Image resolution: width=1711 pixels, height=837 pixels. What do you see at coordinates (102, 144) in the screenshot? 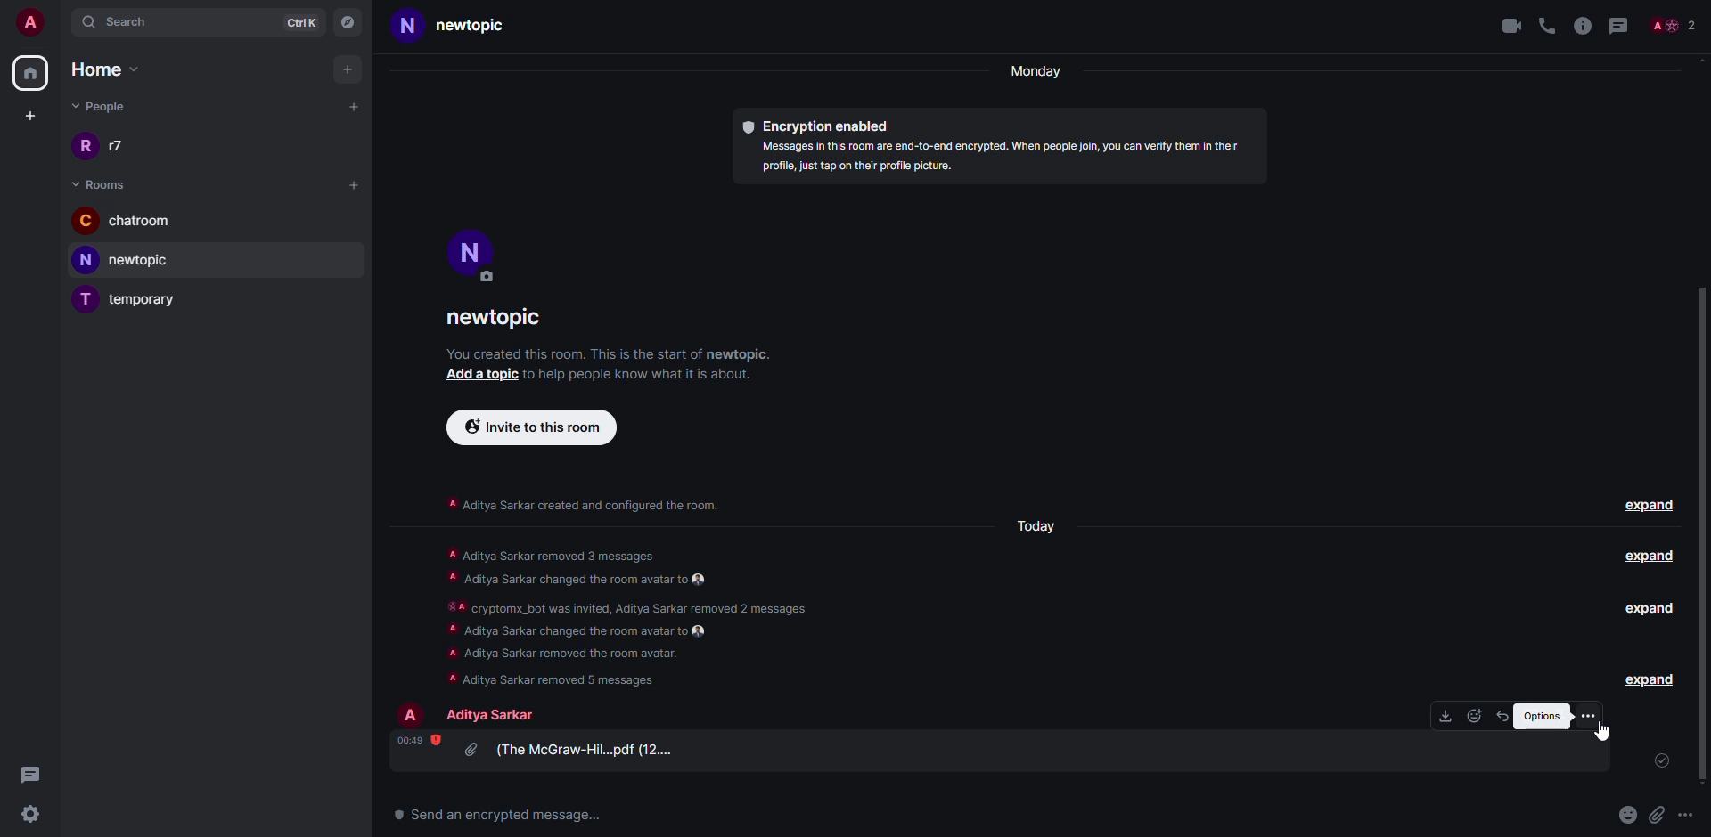
I see `r17` at bounding box center [102, 144].